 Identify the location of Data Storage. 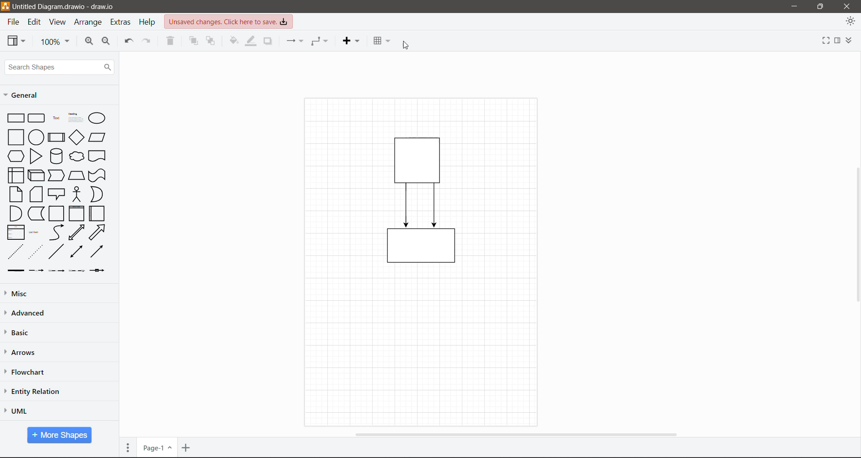
(35, 213).